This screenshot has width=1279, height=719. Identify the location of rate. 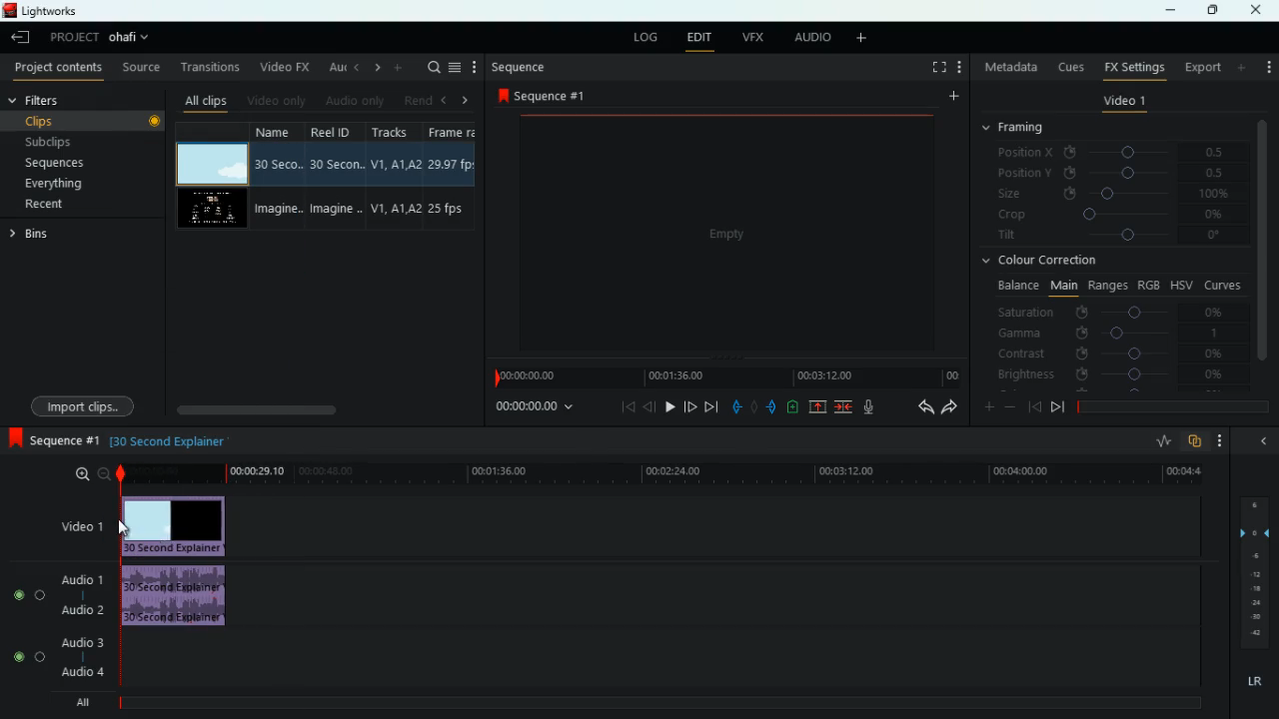
(1158, 441).